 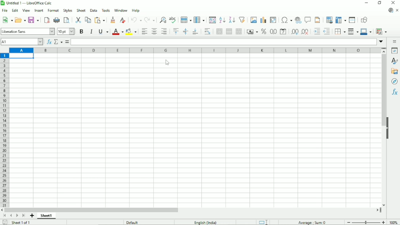 What do you see at coordinates (33, 20) in the screenshot?
I see `Save` at bounding box center [33, 20].